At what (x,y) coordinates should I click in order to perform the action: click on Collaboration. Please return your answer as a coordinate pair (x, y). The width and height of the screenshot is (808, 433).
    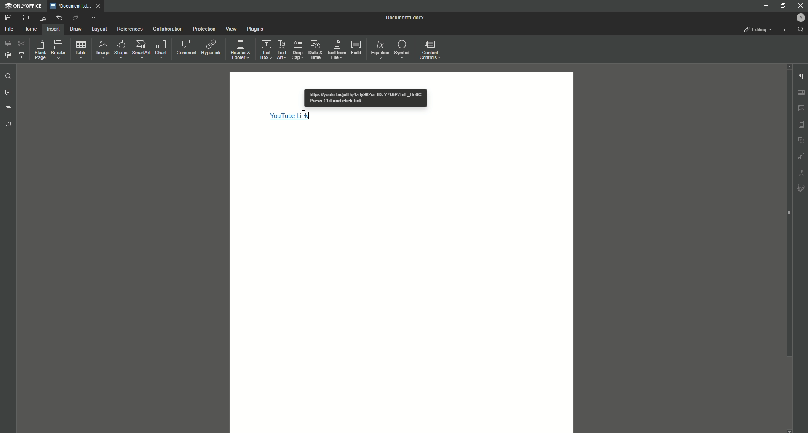
    Looking at the image, I should click on (168, 29).